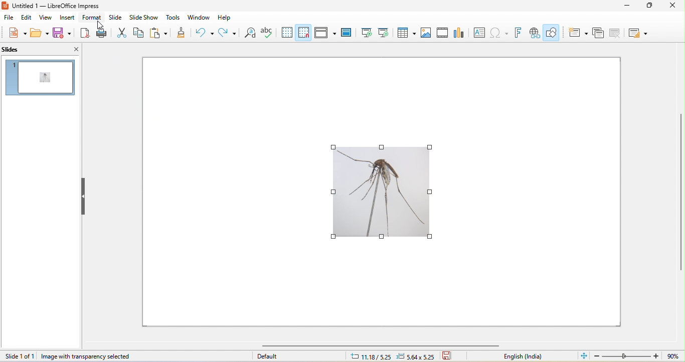 The width and height of the screenshot is (685, 362). Describe the element at coordinates (584, 355) in the screenshot. I see `fit to window` at that location.